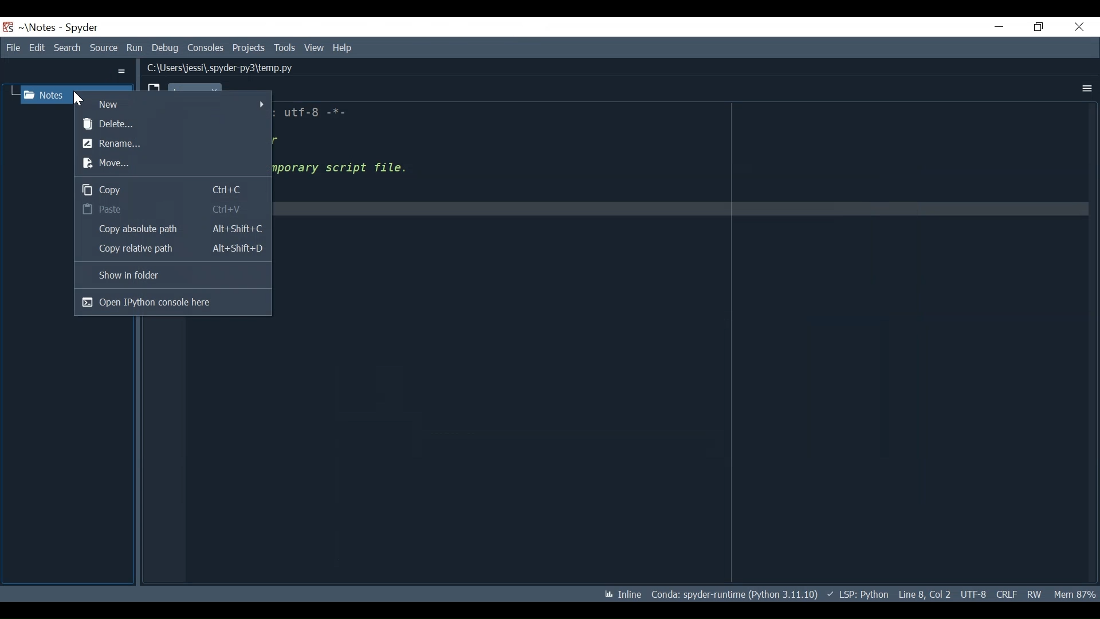  What do you see at coordinates (103, 48) in the screenshot?
I see `Source` at bounding box center [103, 48].